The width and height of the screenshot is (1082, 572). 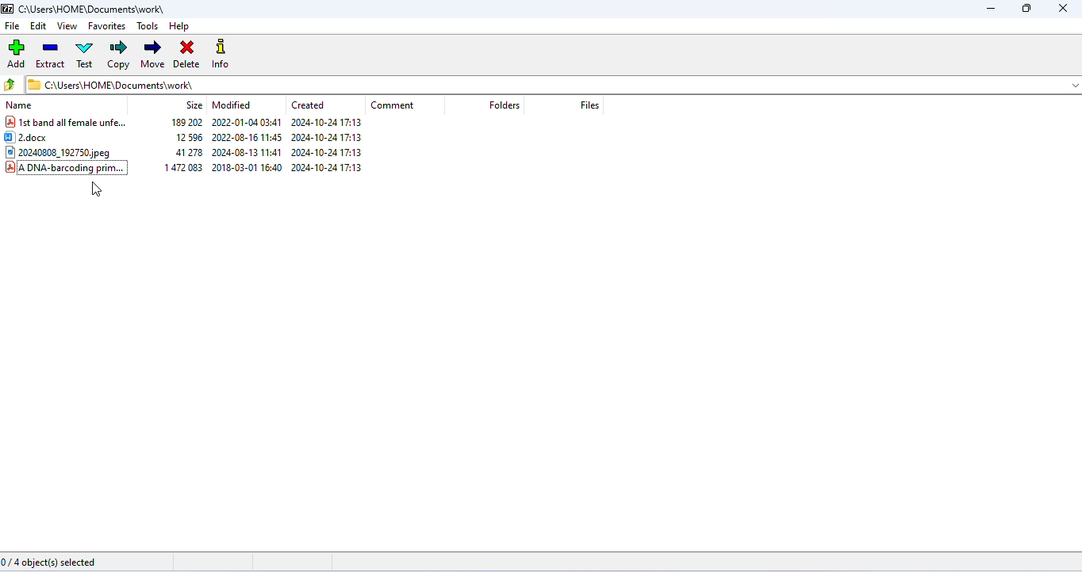 What do you see at coordinates (179, 27) in the screenshot?
I see `help` at bounding box center [179, 27].